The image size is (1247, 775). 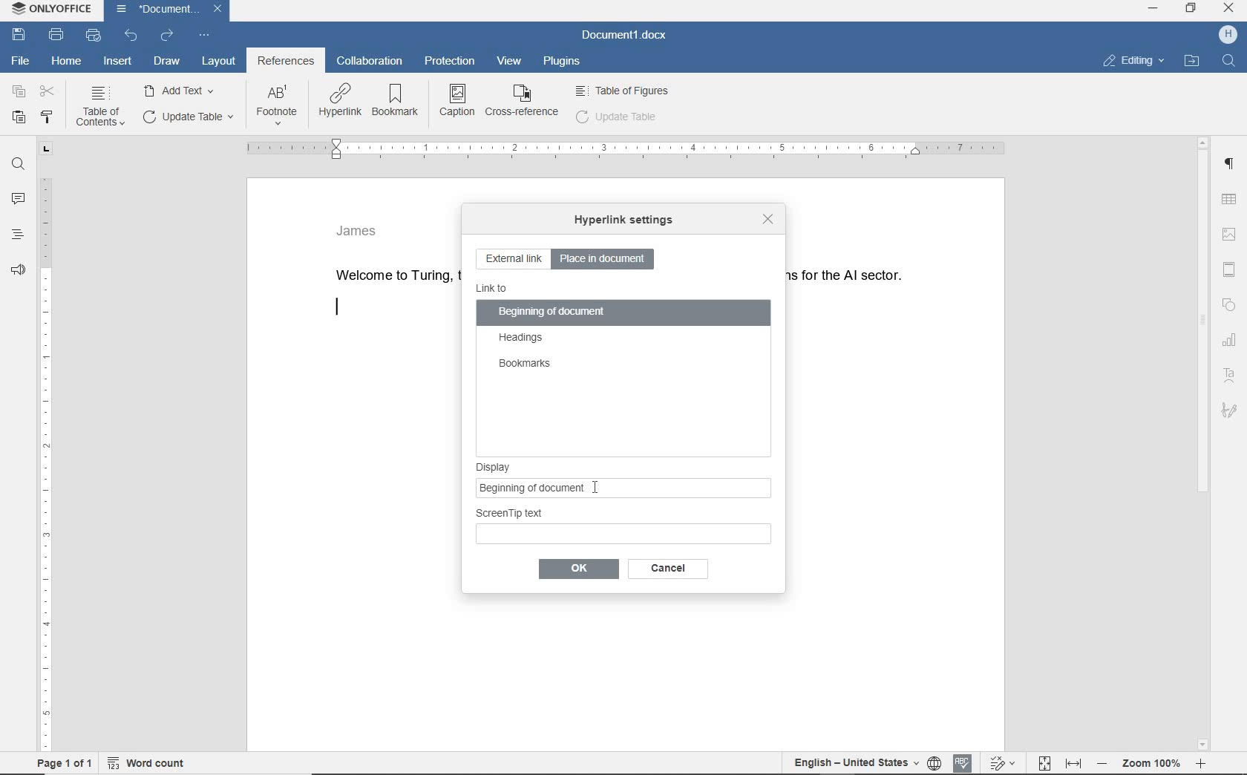 What do you see at coordinates (182, 90) in the screenshot?
I see `ADD TEXT` at bounding box center [182, 90].